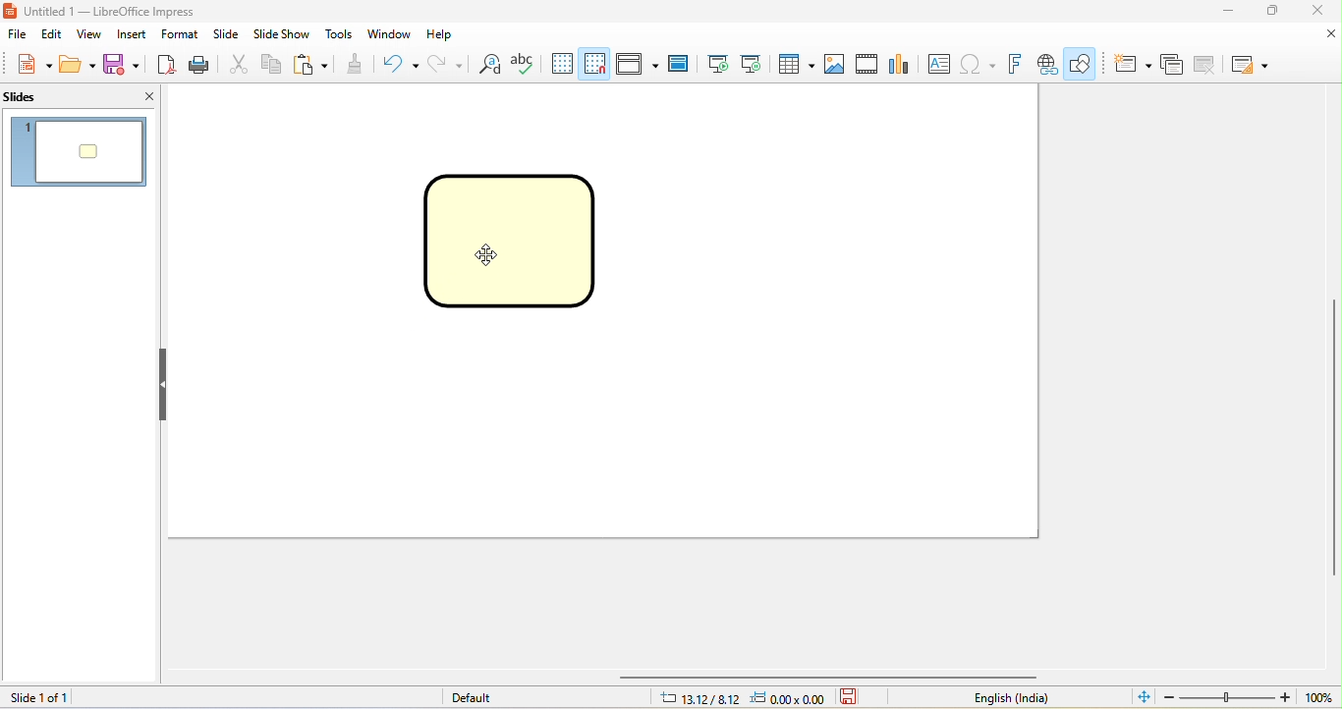 The image size is (1342, 709). What do you see at coordinates (10, 11) in the screenshot?
I see `libreoffice impress logo` at bounding box center [10, 11].